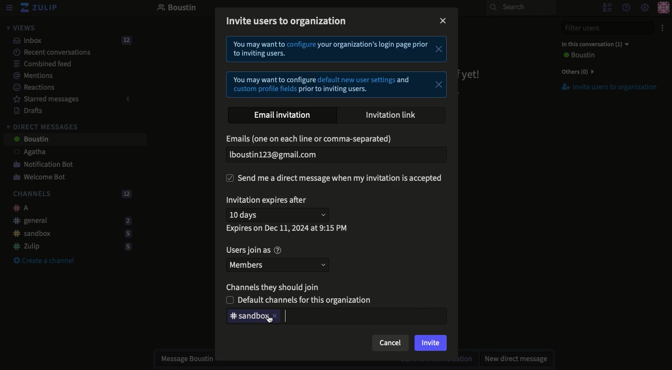 The height and width of the screenshot is (370, 672). I want to click on Profile, so click(663, 8).